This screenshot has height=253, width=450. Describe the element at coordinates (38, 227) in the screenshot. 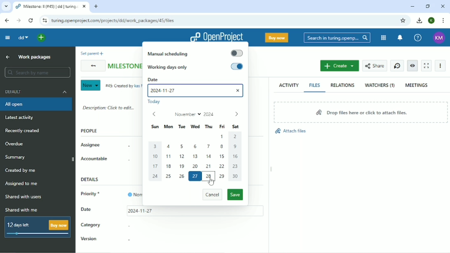

I see `12 days left Buy now` at that location.